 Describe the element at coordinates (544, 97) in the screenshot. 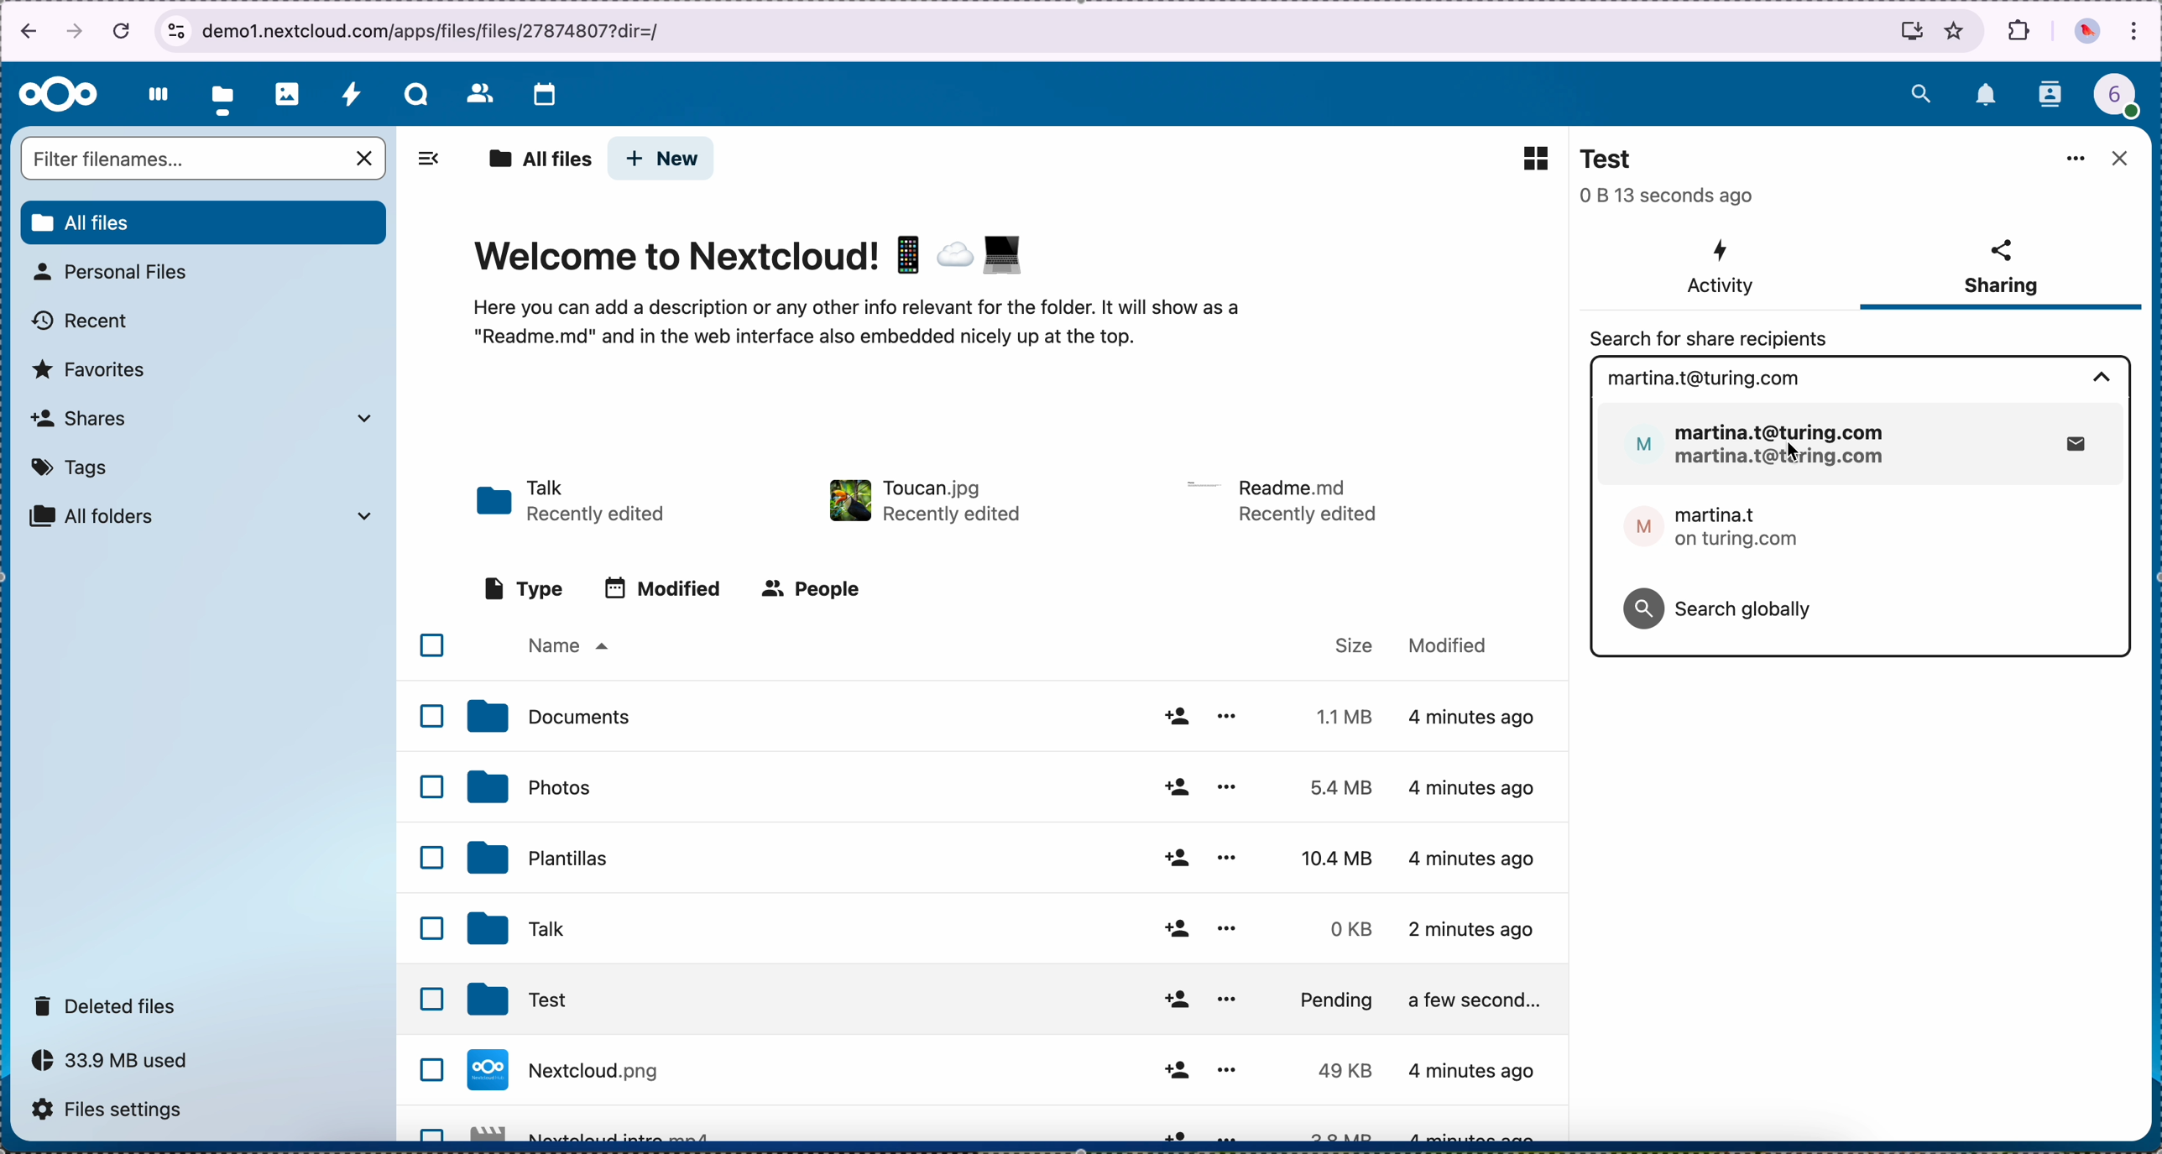

I see `calendar` at that location.